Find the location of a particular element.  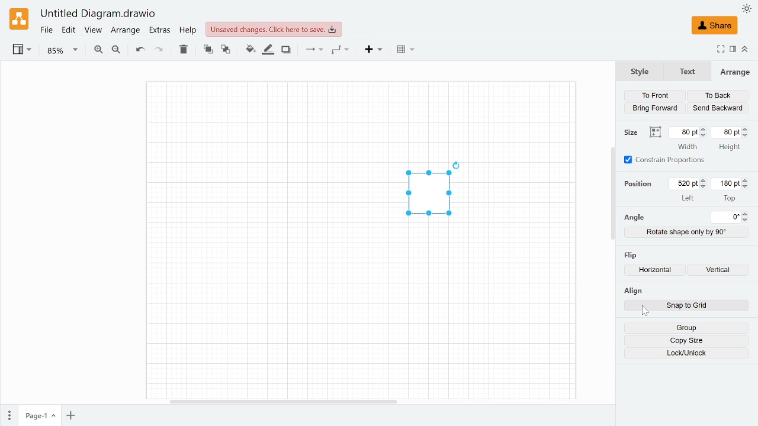

Waypoints is located at coordinates (341, 50).